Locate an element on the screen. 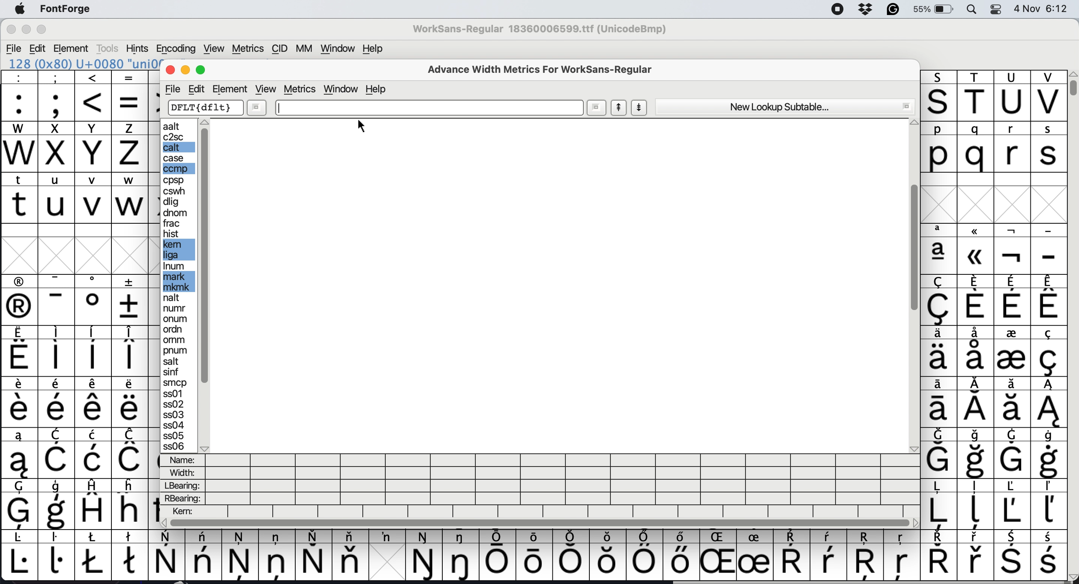 The image size is (1079, 584). special characters is located at coordinates (995, 307).